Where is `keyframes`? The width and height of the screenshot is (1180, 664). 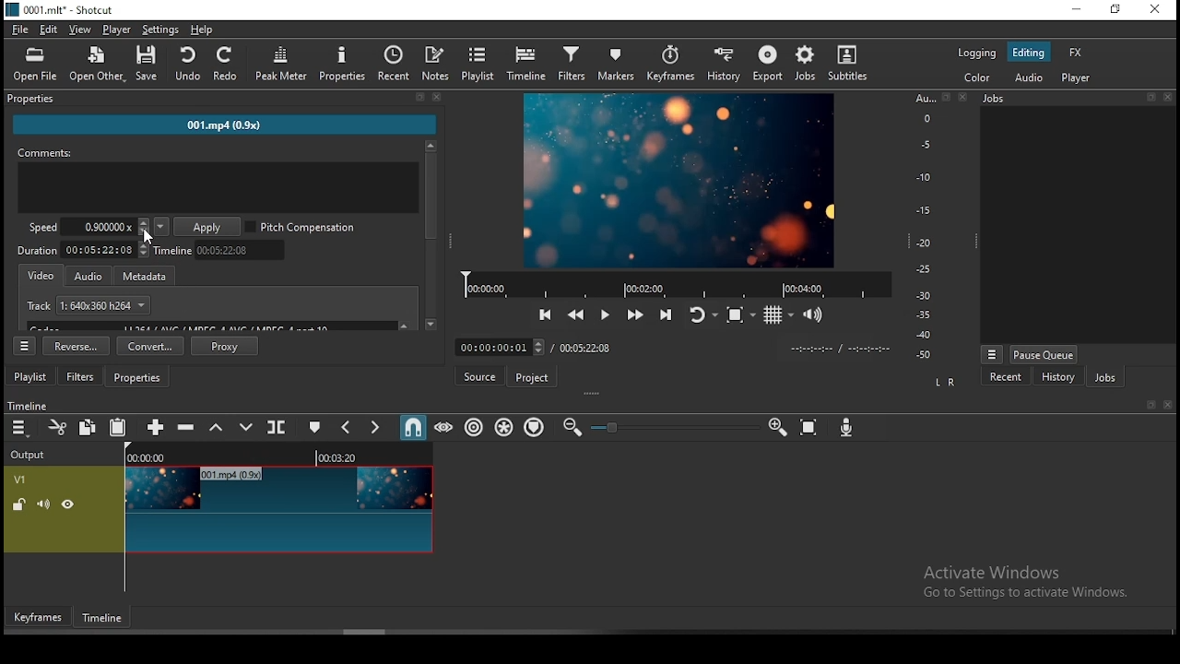 keyframes is located at coordinates (40, 617).